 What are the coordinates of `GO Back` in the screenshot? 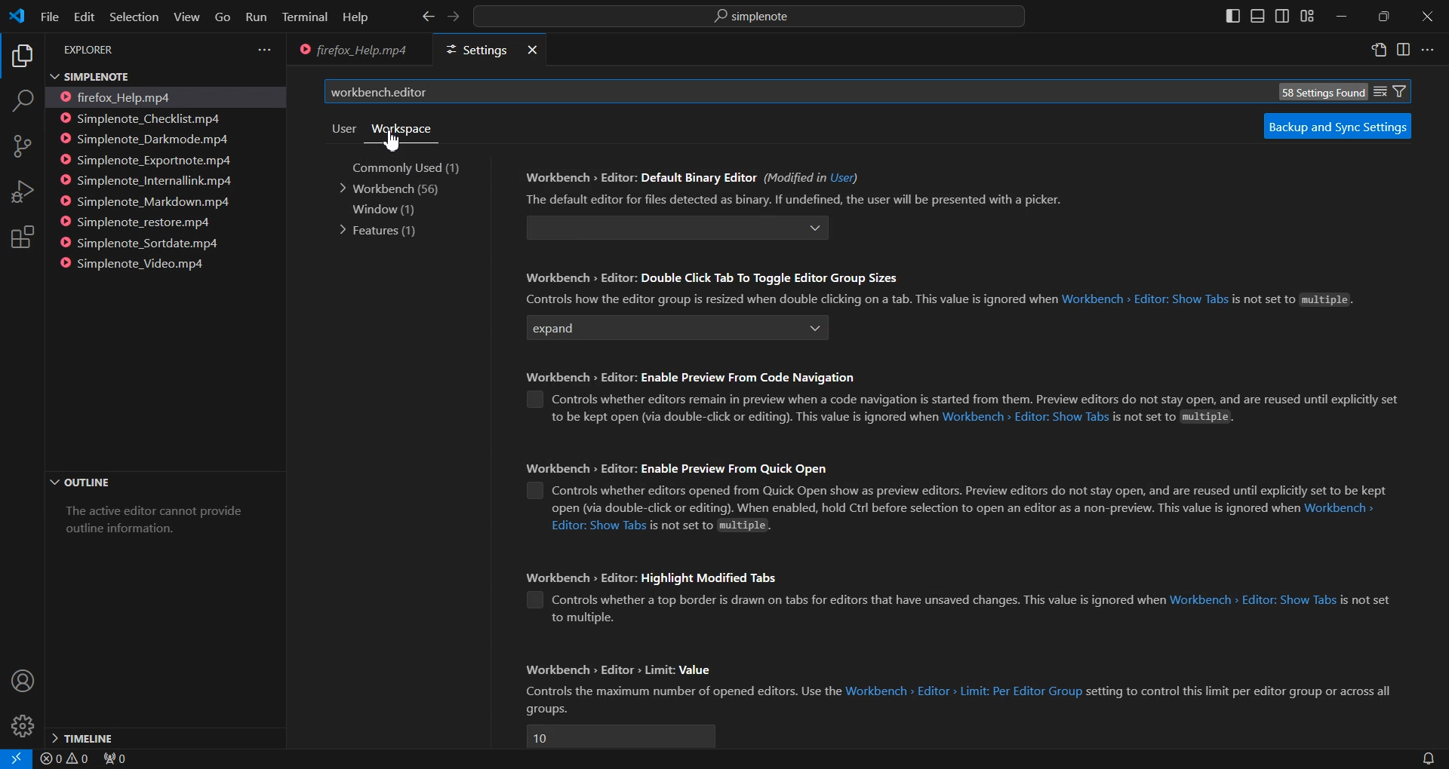 It's located at (428, 17).